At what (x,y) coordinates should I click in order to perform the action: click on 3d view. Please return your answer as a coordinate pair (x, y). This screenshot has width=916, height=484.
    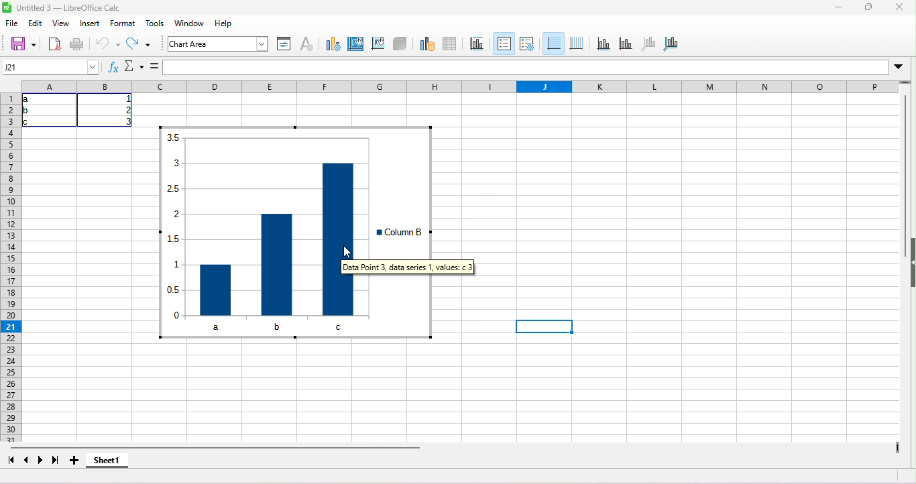
    Looking at the image, I should click on (400, 45).